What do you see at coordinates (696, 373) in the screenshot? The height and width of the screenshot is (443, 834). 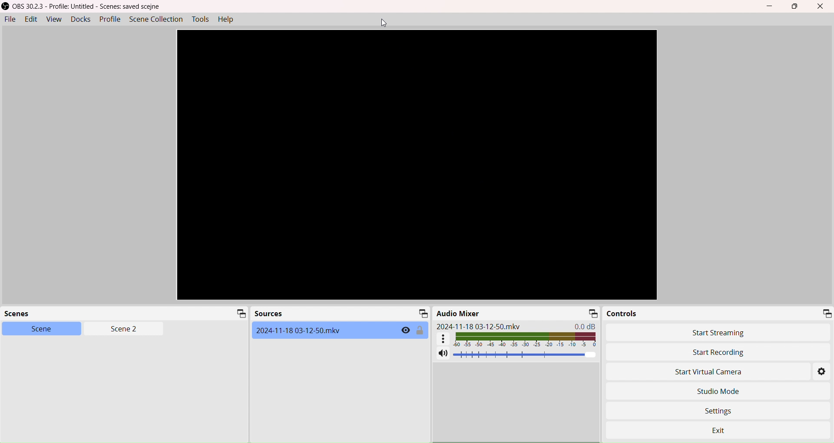 I see `Start Virtual Camera` at bounding box center [696, 373].